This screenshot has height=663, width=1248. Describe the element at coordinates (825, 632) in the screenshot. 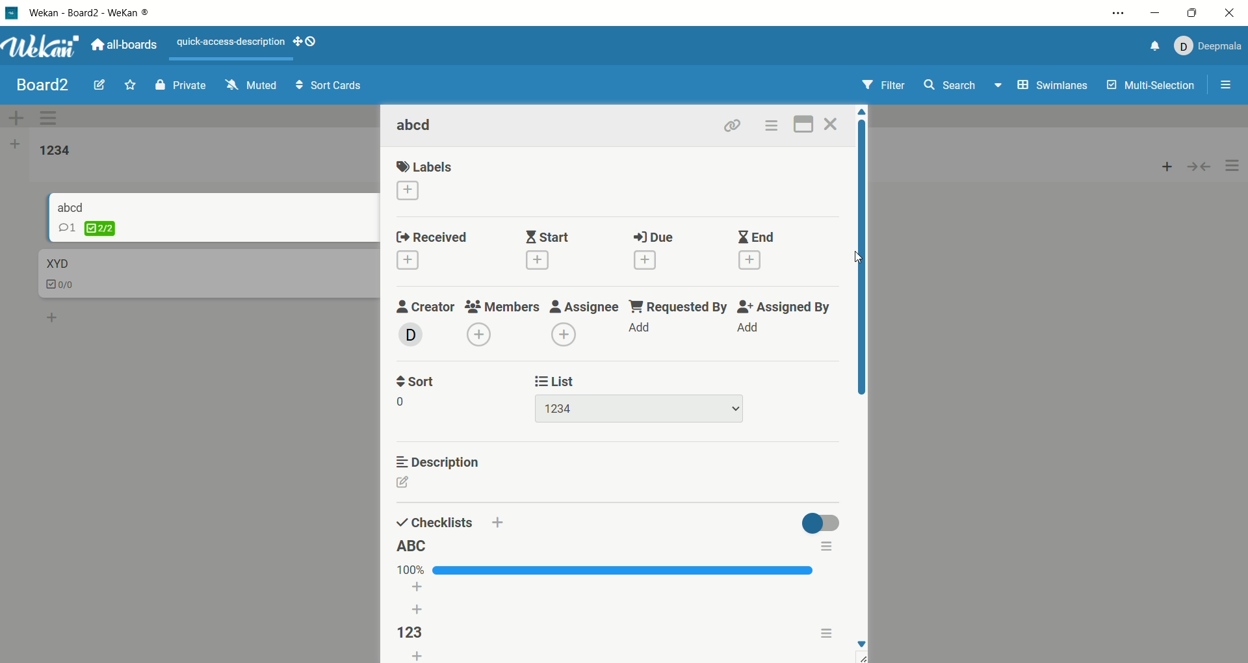

I see `options` at that location.